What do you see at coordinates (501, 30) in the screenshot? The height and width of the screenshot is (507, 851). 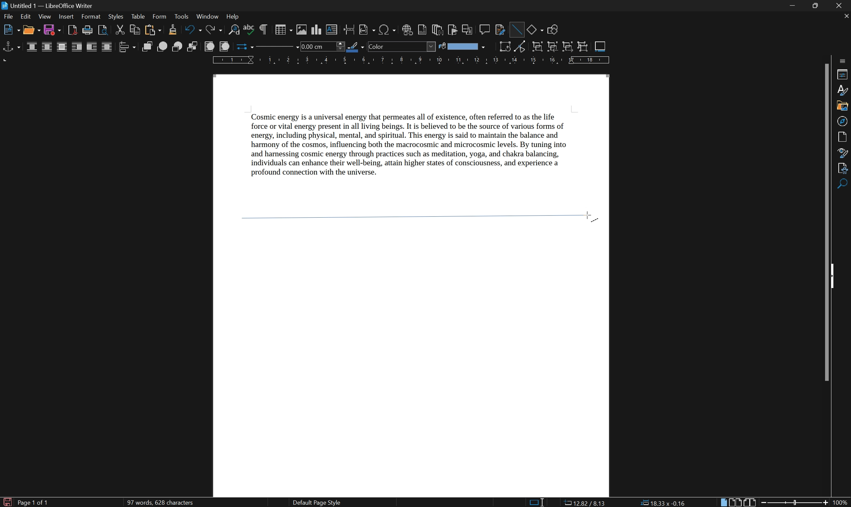 I see `show track changes functions` at bounding box center [501, 30].